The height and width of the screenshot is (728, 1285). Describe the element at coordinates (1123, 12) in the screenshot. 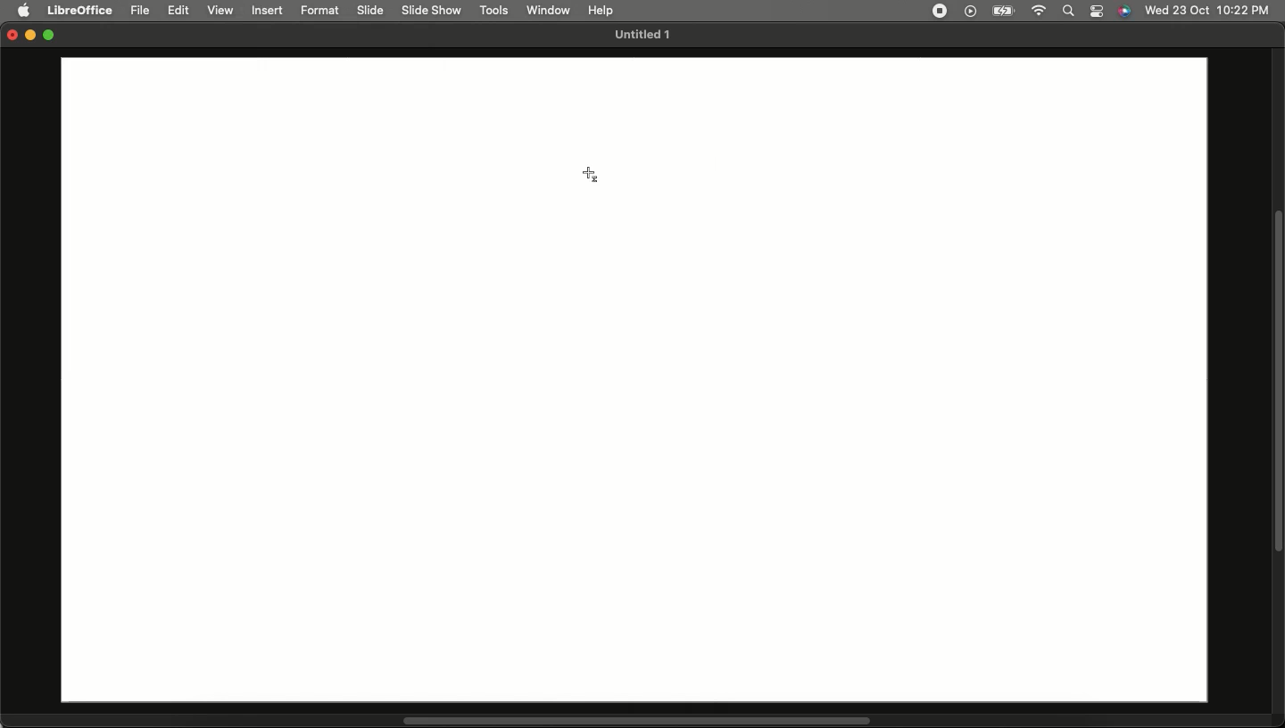

I see `Voice control` at that location.